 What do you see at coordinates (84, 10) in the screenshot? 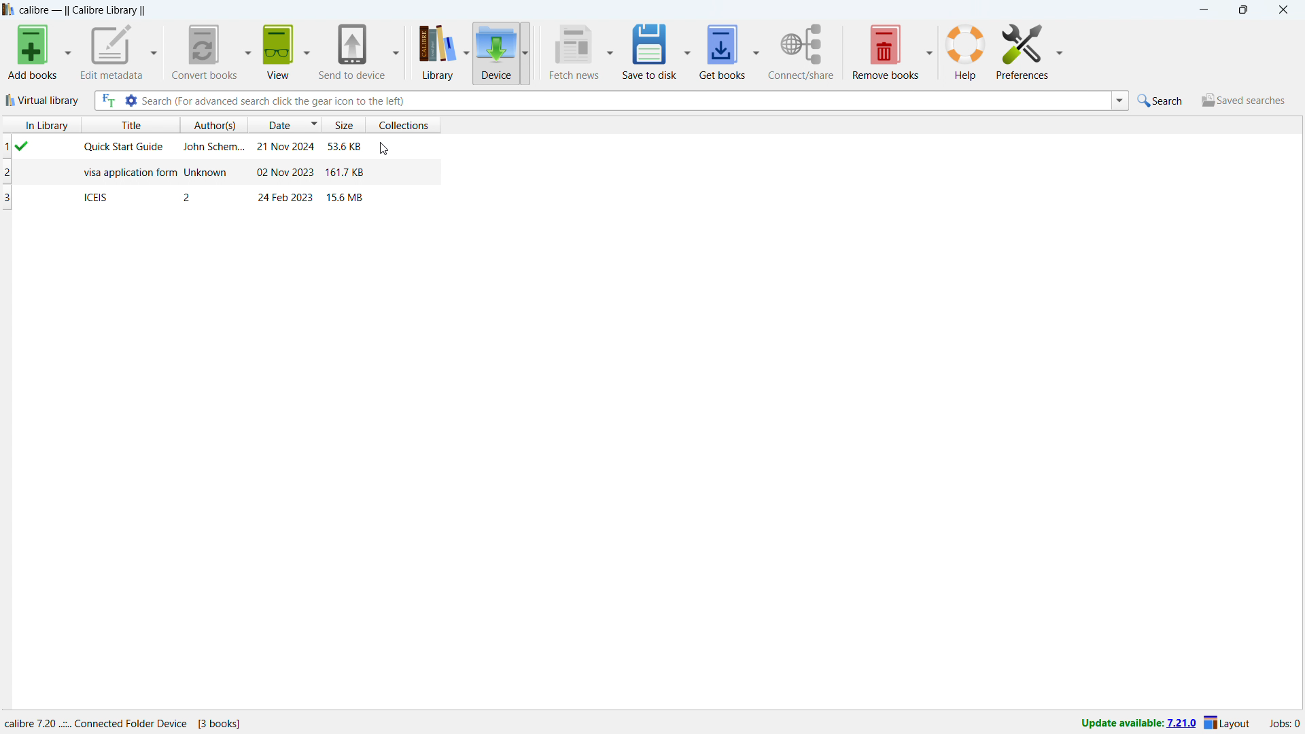
I see `title` at bounding box center [84, 10].